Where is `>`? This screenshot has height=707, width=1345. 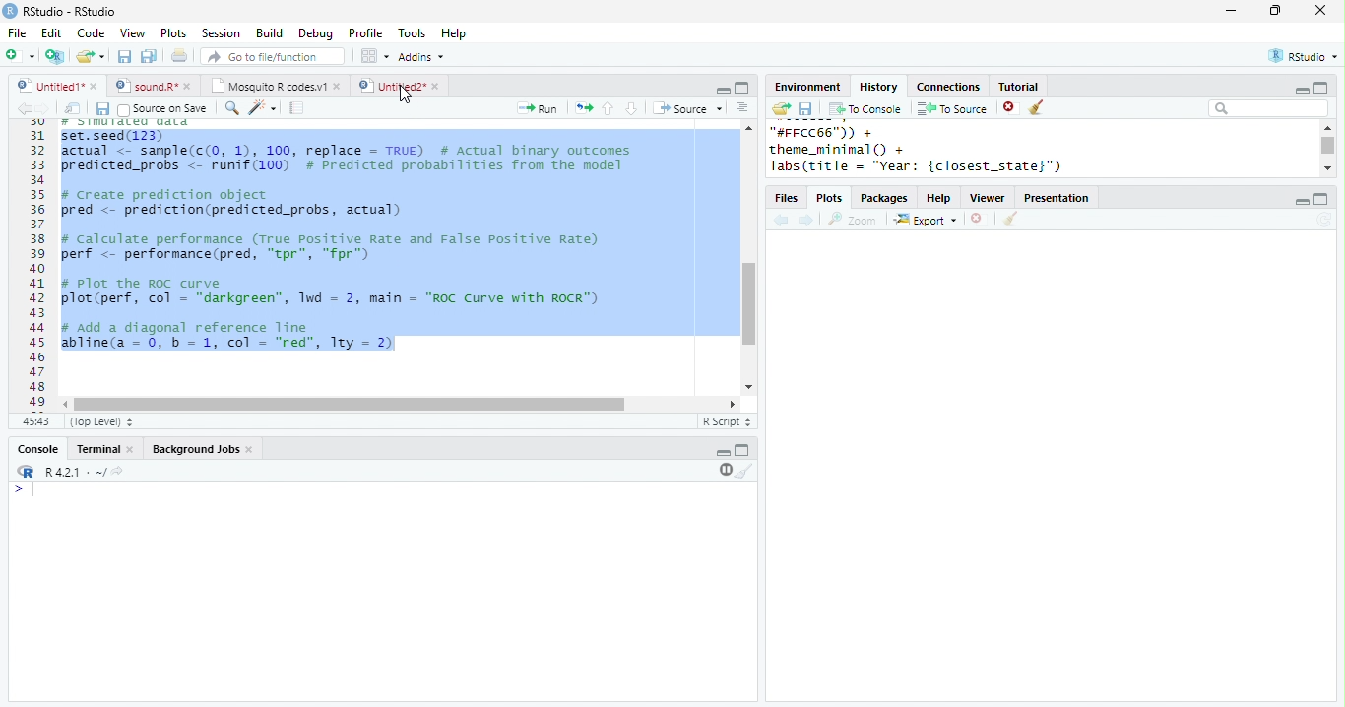
> is located at coordinates (27, 489).